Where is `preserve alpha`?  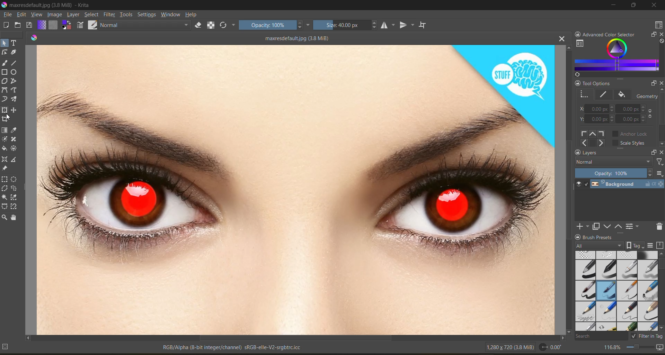
preserve alpha is located at coordinates (212, 25).